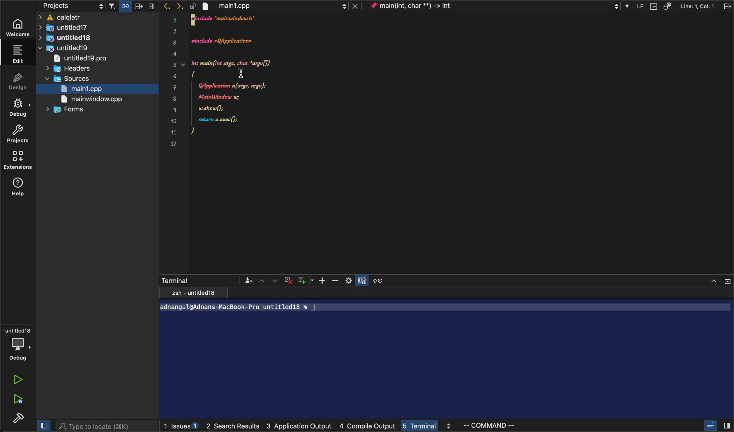 This screenshot has width=734, height=432. I want to click on arrows, so click(174, 6).